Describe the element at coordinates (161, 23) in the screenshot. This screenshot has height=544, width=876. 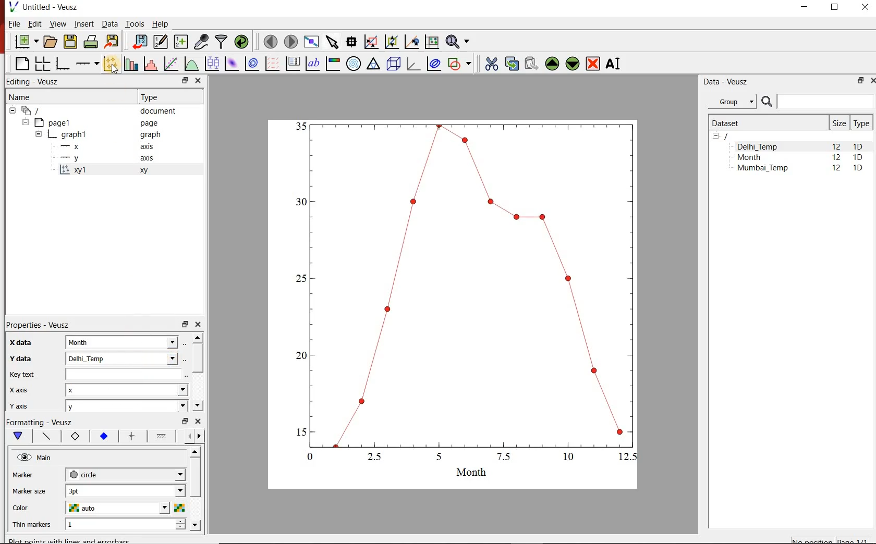
I see `Help` at that location.